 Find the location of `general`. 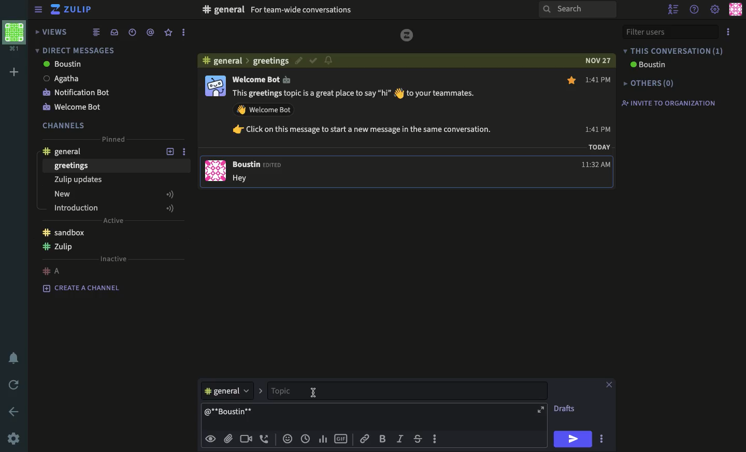

general is located at coordinates (232, 390).